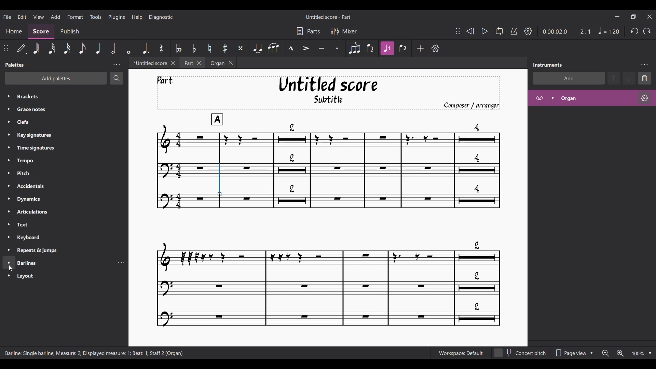 This screenshot has width=656, height=369. Describe the element at coordinates (39, 16) in the screenshot. I see `View menu` at that location.